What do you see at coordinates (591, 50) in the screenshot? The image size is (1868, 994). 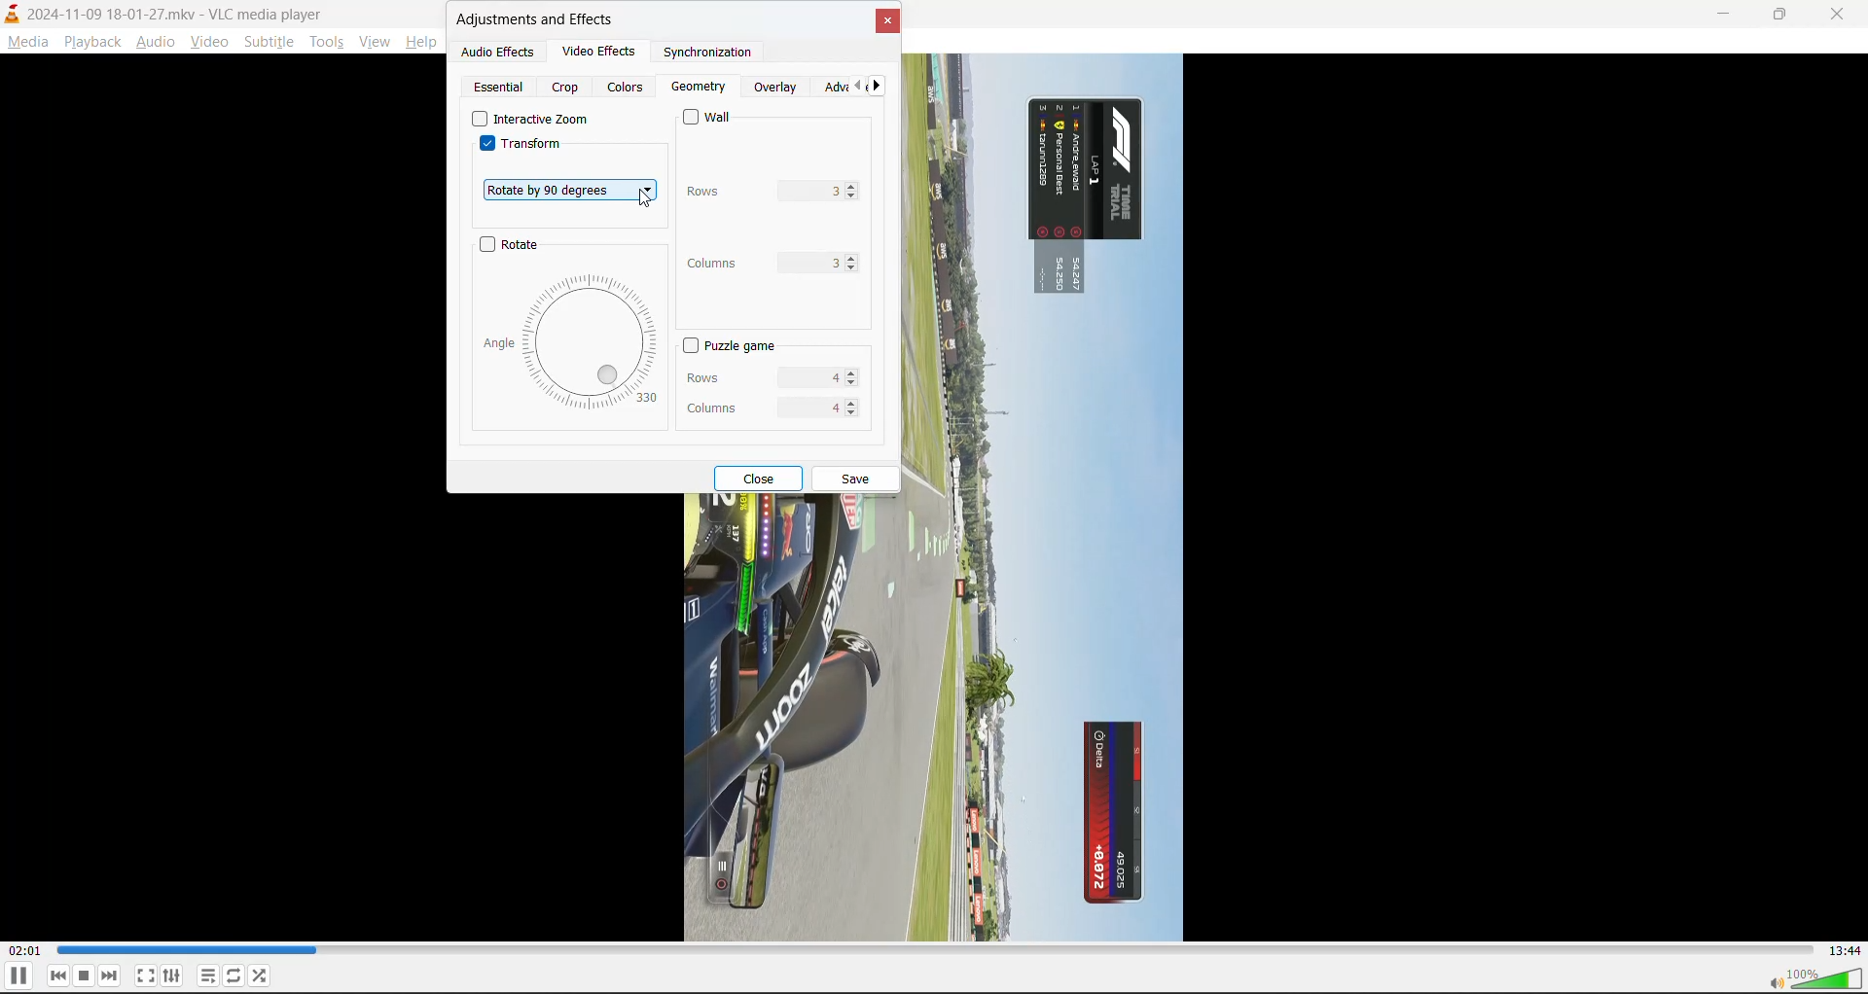 I see `video effects` at bounding box center [591, 50].